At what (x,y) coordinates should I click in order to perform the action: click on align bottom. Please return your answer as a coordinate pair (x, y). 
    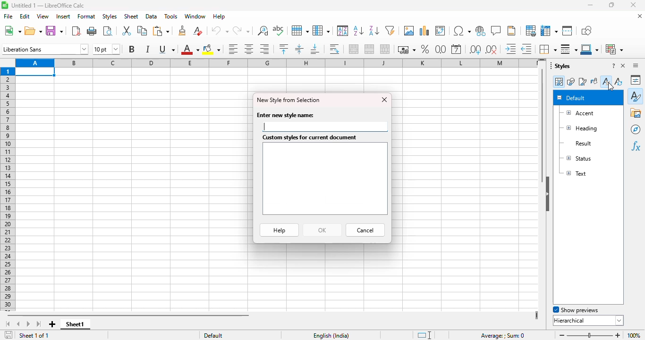
    Looking at the image, I should click on (314, 49).